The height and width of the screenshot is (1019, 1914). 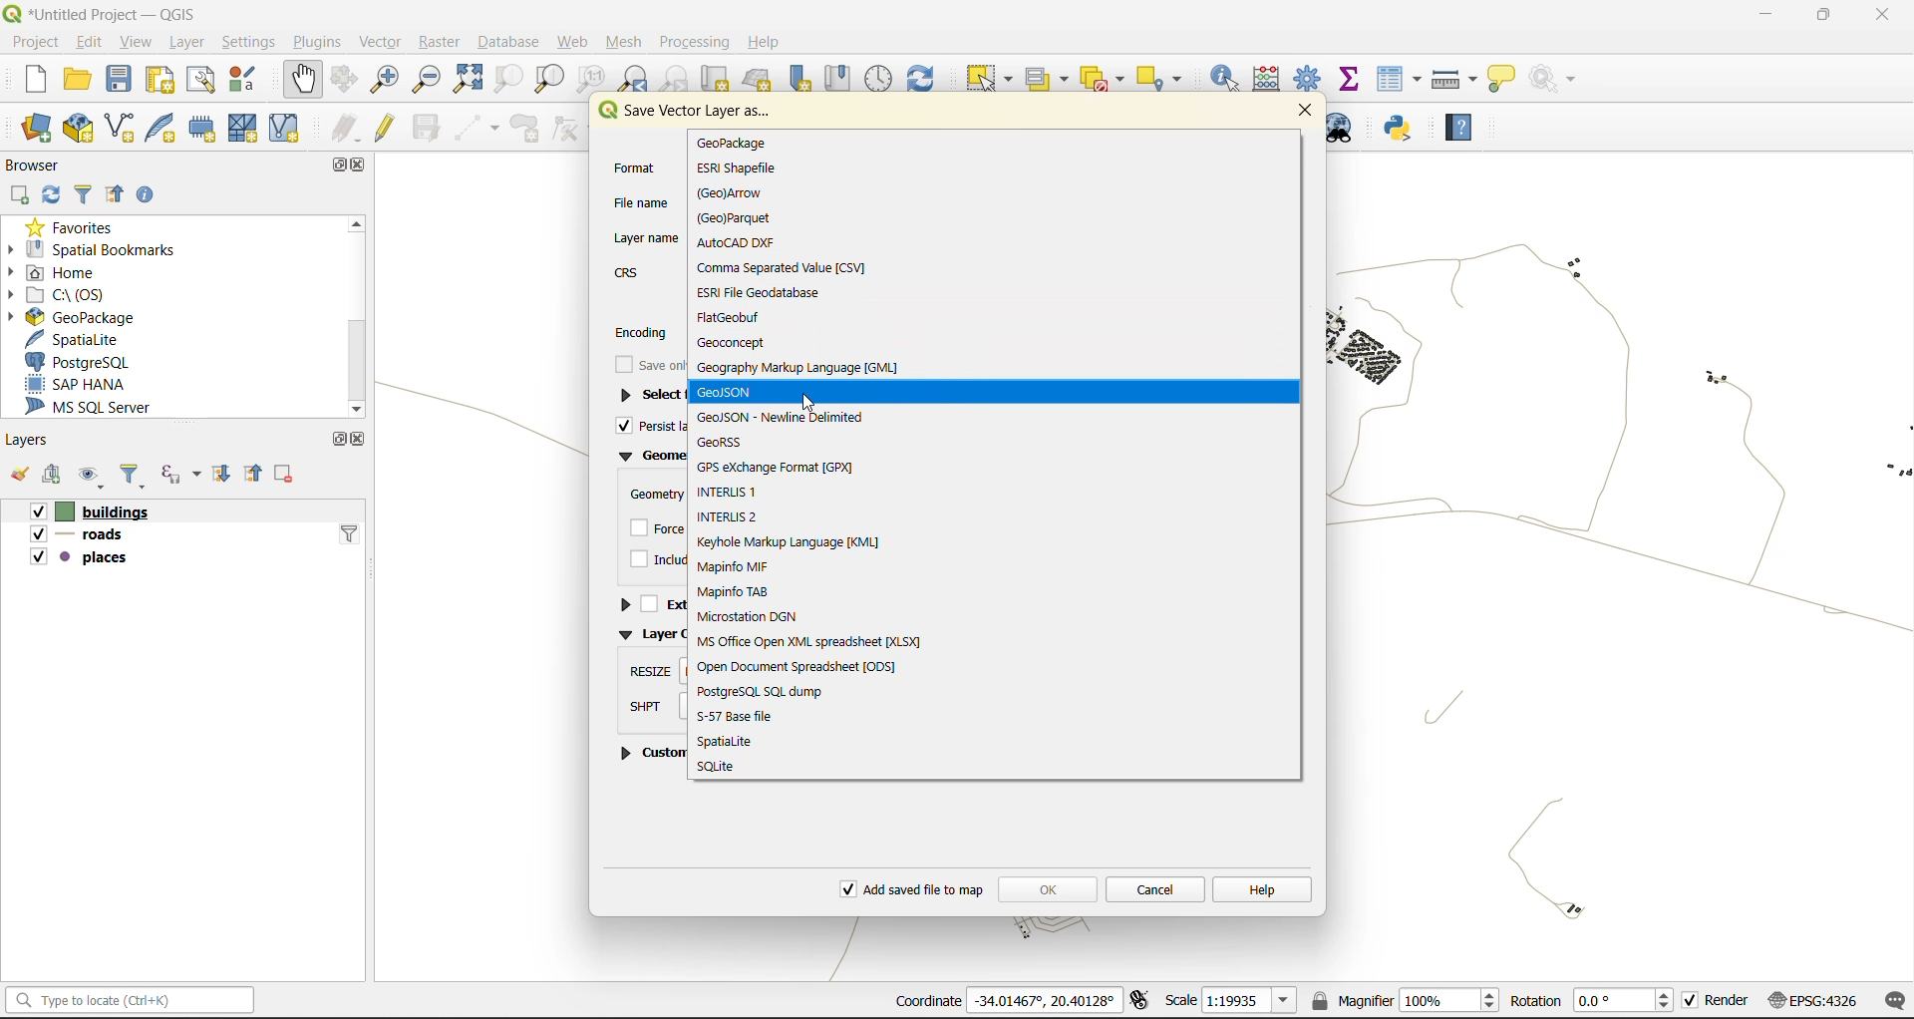 I want to click on save edits, so click(x=426, y=126).